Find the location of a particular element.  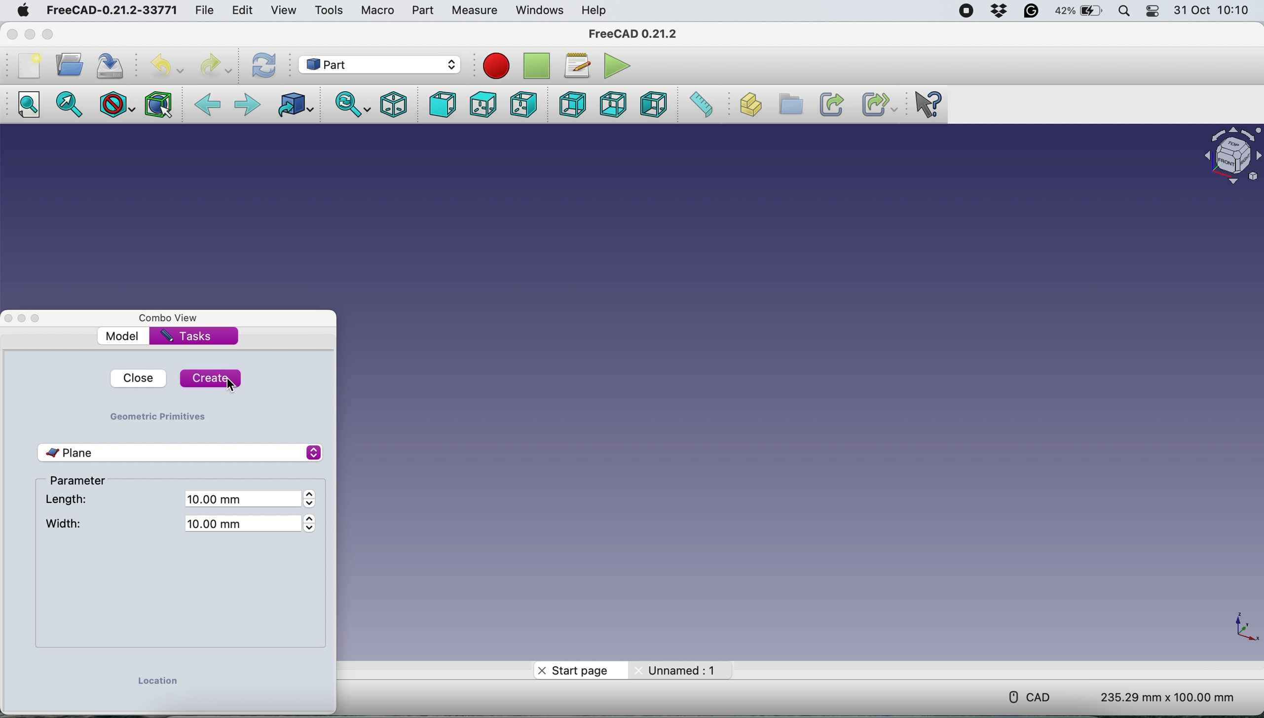

Execute macros is located at coordinates (618, 66).